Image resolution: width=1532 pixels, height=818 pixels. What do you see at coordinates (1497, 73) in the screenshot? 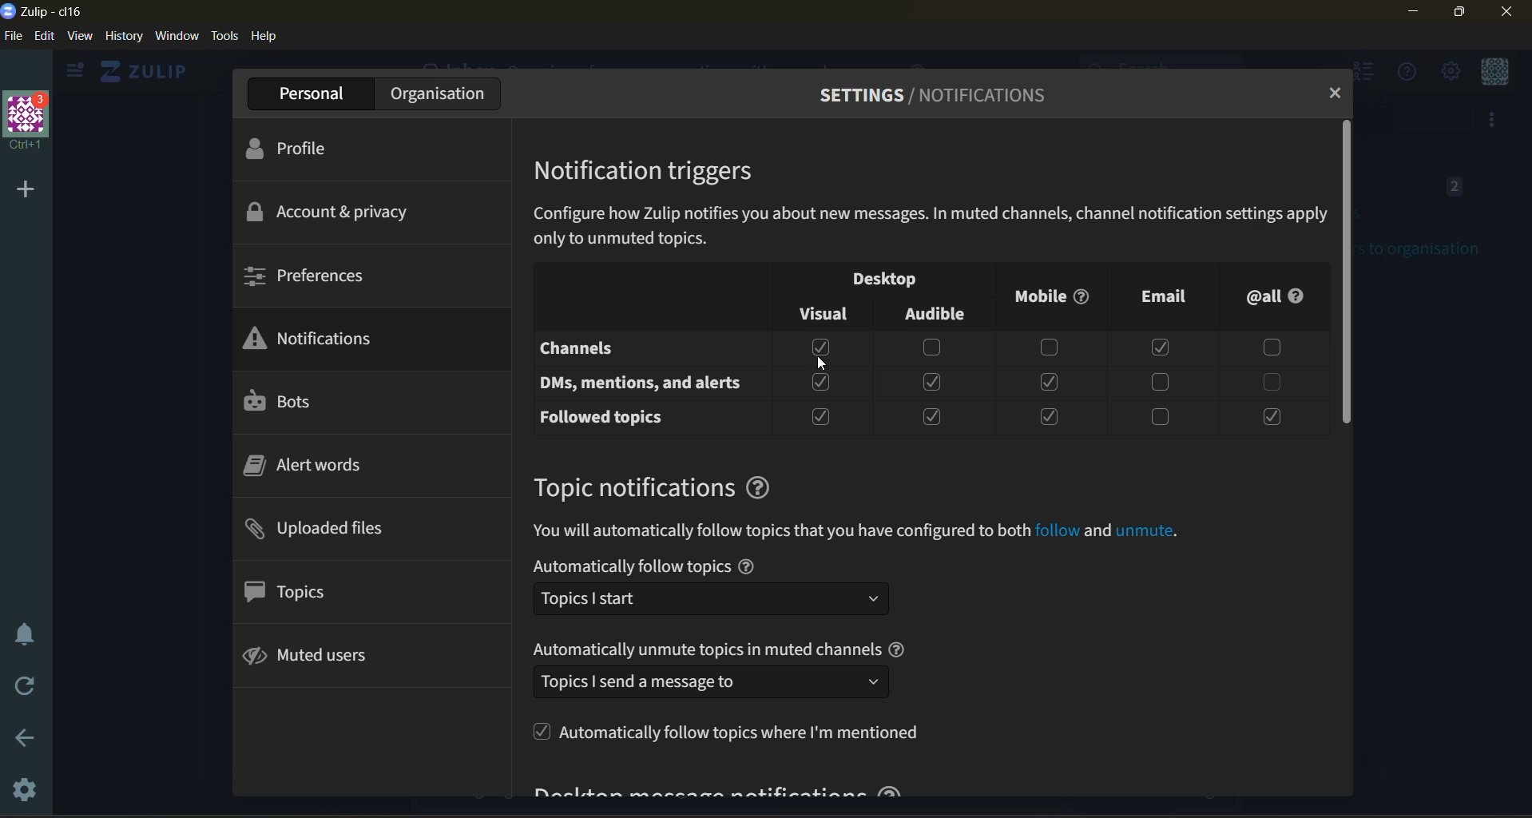
I see `personal menu` at bounding box center [1497, 73].